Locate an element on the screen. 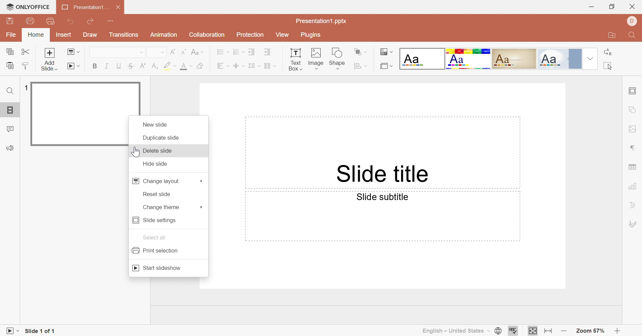 Image resolution: width=642 pixels, height=336 pixels. Drop Down is located at coordinates (191, 65).